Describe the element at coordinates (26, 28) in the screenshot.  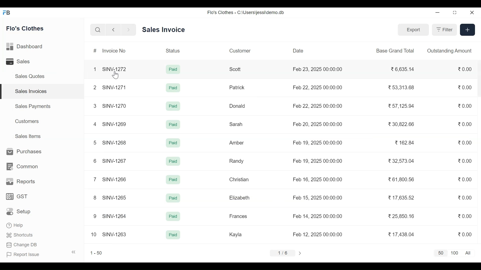
I see `Flo's Clothes` at that location.